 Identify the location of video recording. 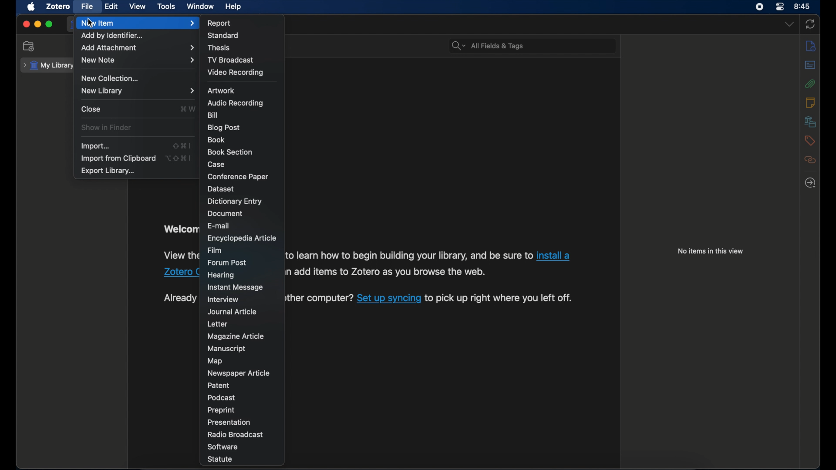
(235, 72).